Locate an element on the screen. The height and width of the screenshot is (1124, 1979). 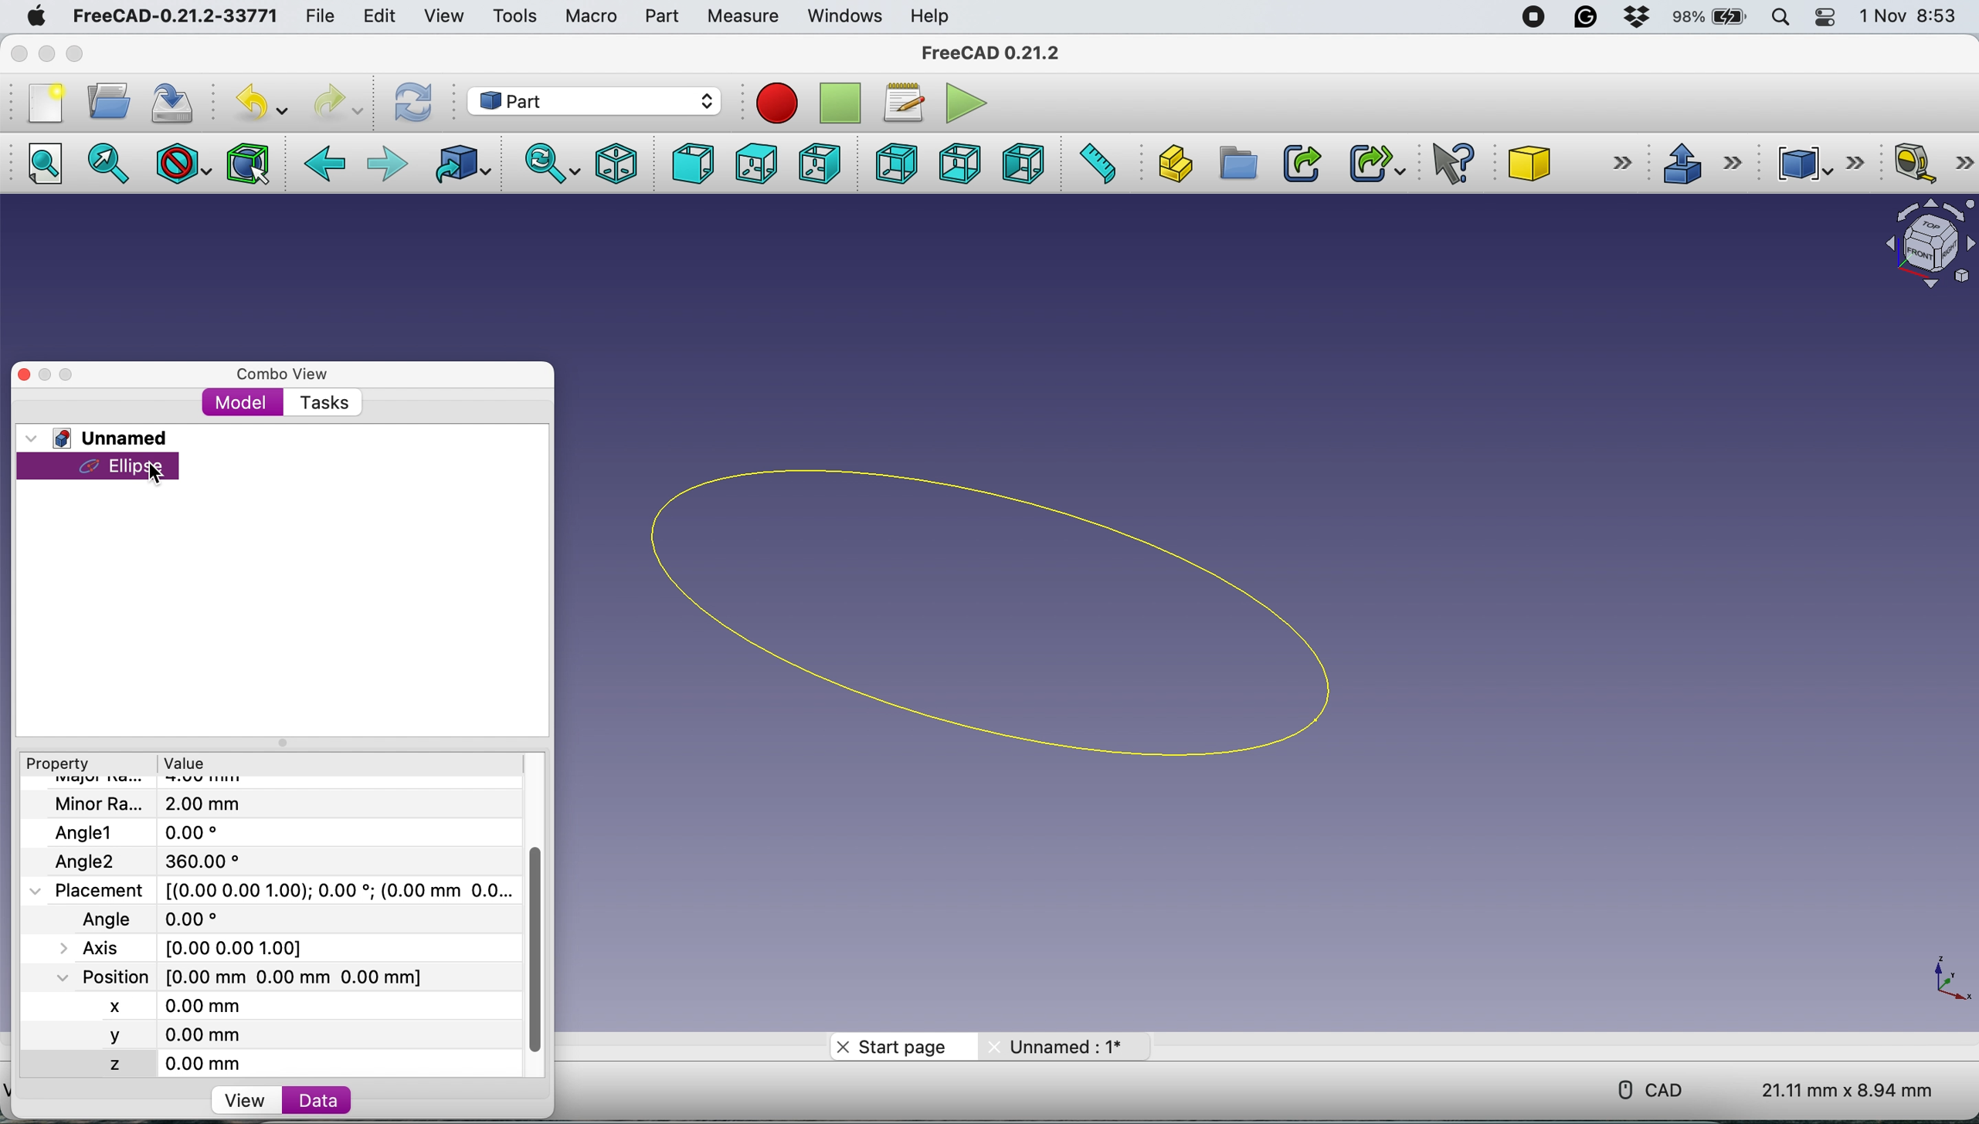
battery is located at coordinates (1709, 19).